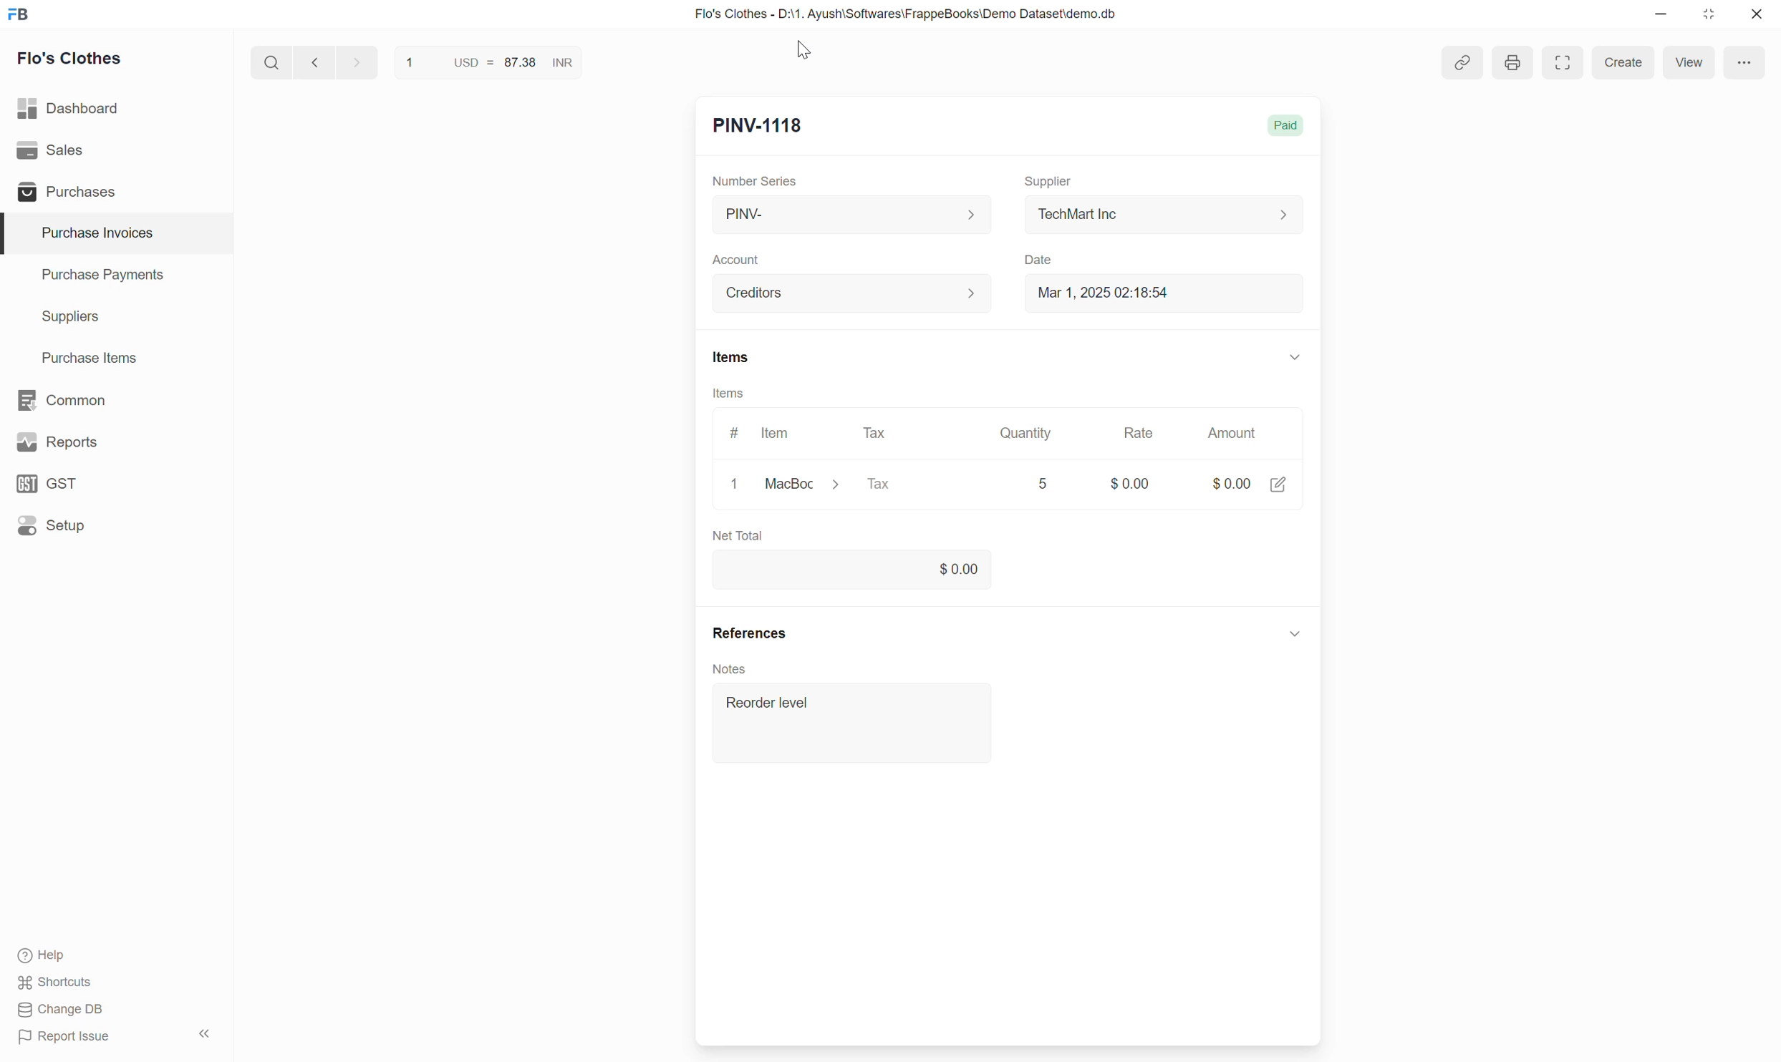  What do you see at coordinates (62, 1009) in the screenshot?
I see `Change DB` at bounding box center [62, 1009].